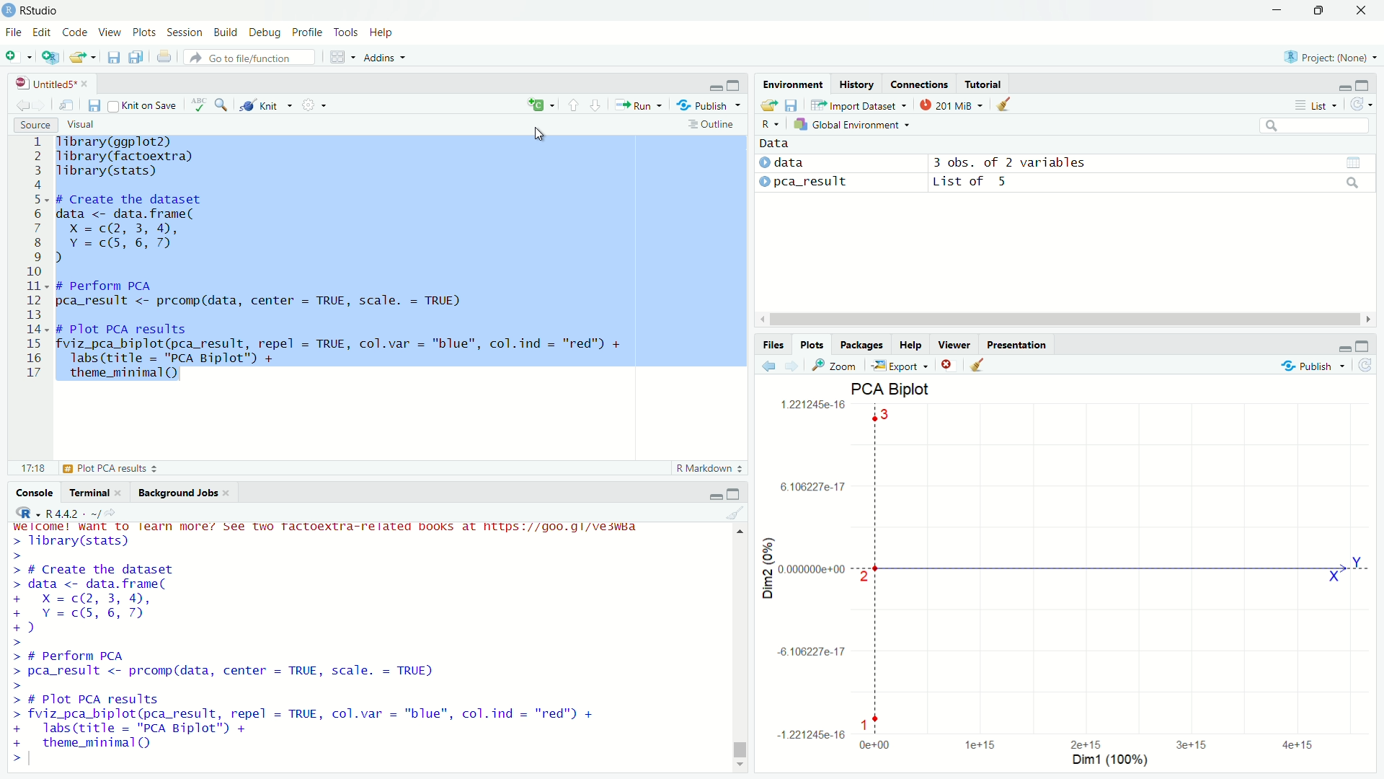 The width and height of the screenshot is (1384, 779). Describe the element at coordinates (309, 33) in the screenshot. I see `profile` at that location.